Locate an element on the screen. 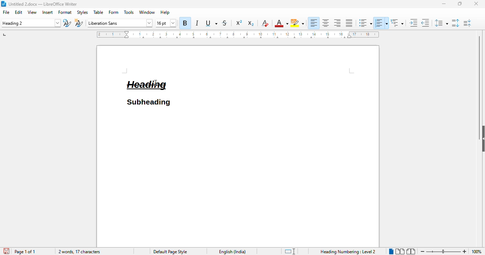  vertical scroll bar is located at coordinates (478, 77).